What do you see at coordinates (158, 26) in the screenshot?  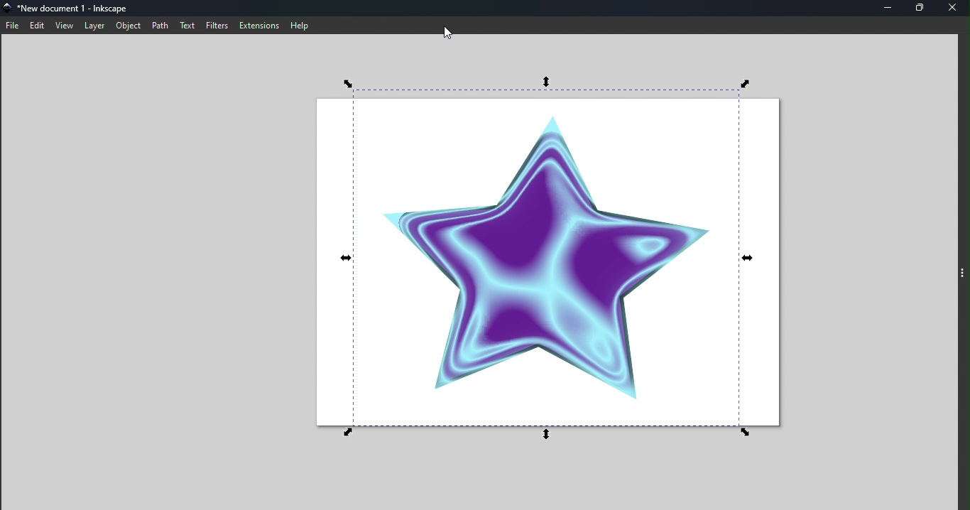 I see `Path` at bounding box center [158, 26].